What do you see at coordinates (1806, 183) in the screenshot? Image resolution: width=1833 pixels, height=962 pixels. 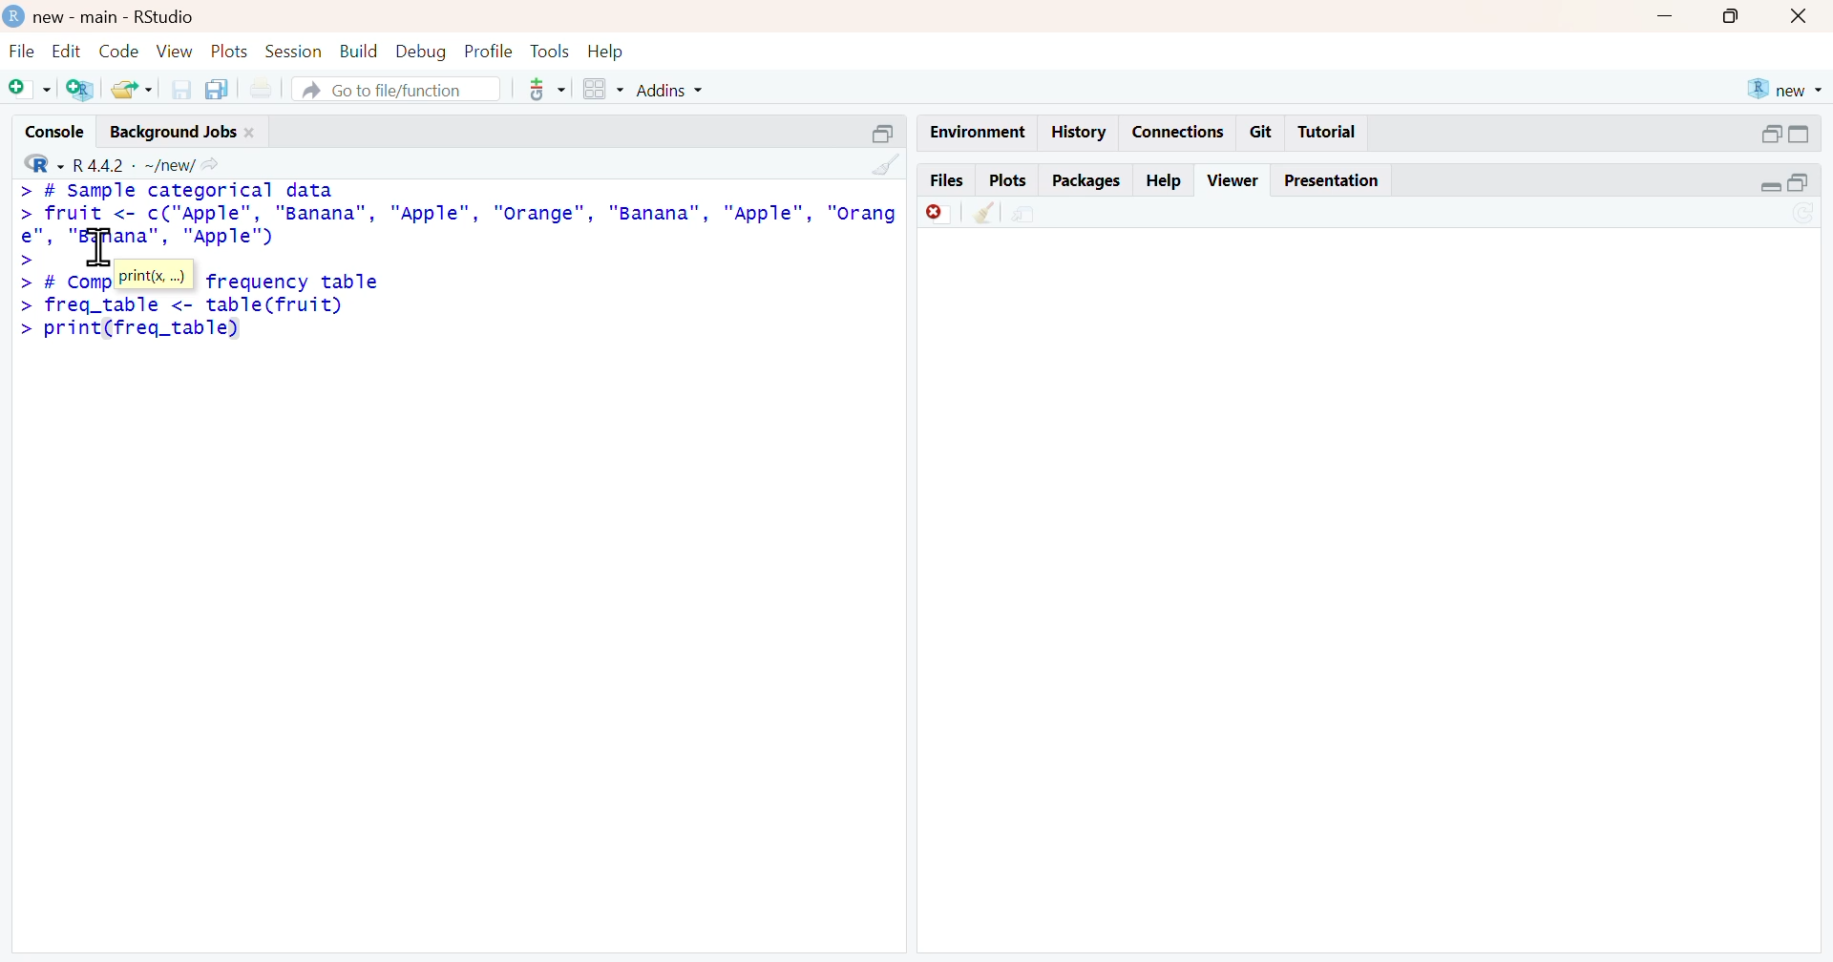 I see `collapse` at bounding box center [1806, 183].